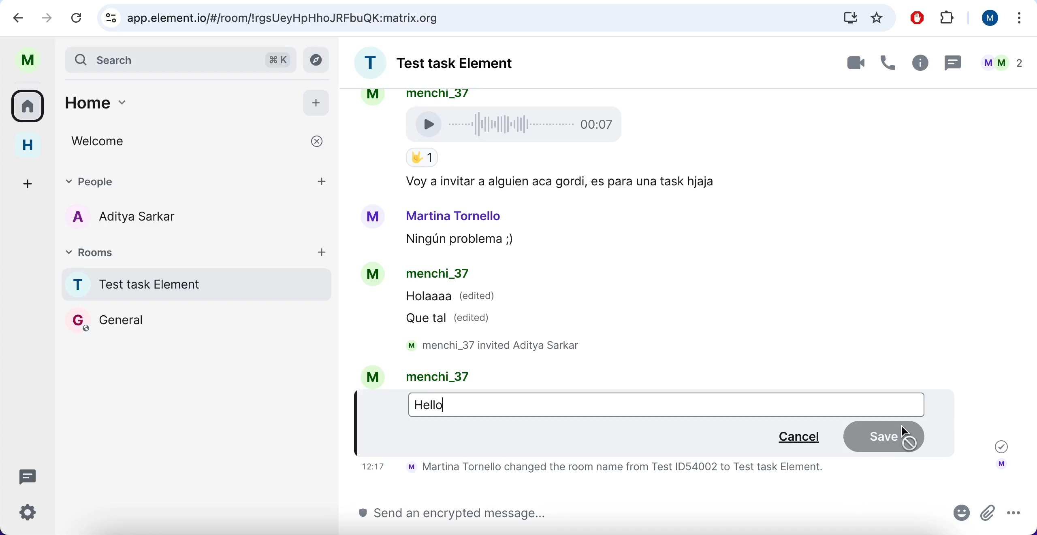  What do you see at coordinates (795, 437) in the screenshot?
I see `cancel` at bounding box center [795, 437].